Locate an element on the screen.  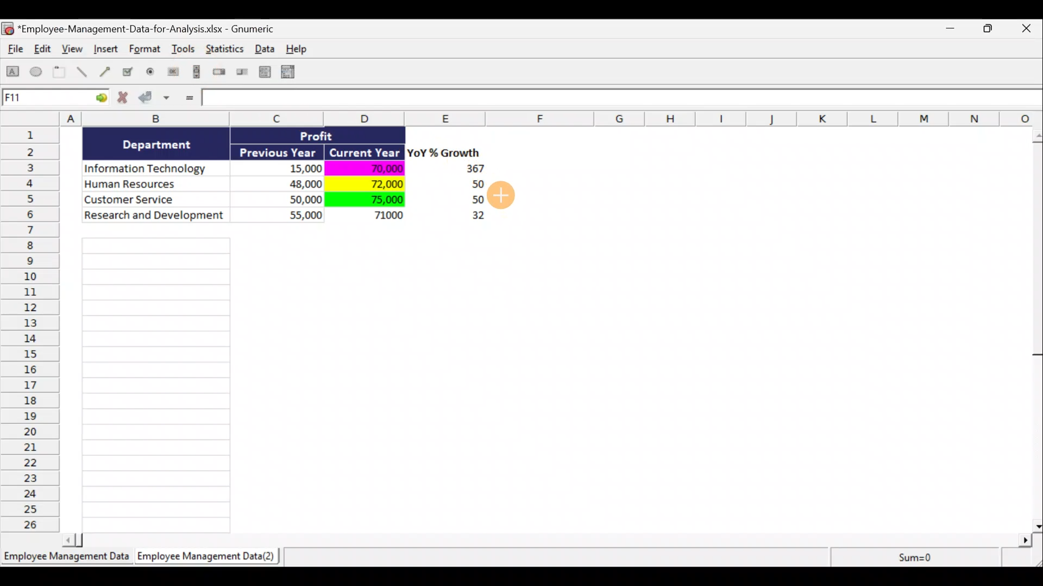
Create a button is located at coordinates (172, 74).